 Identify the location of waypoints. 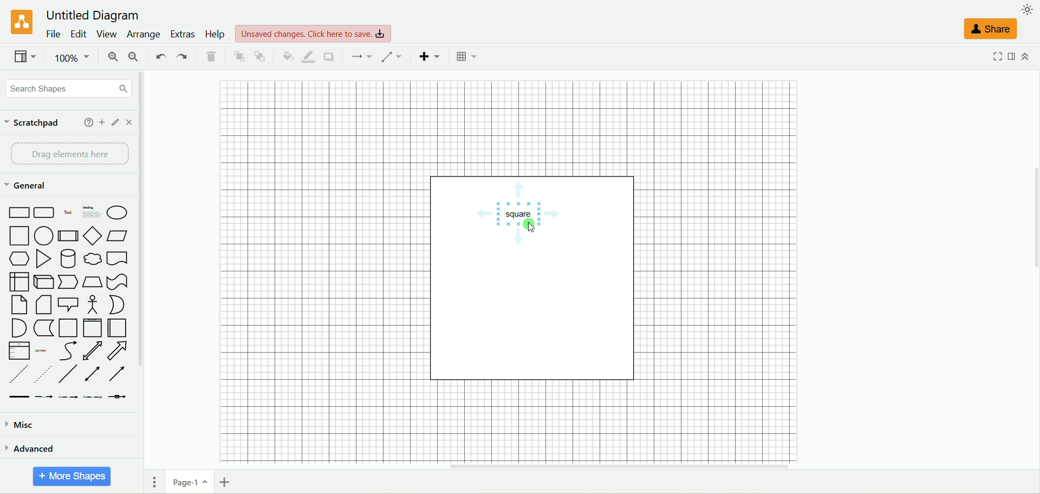
(395, 56).